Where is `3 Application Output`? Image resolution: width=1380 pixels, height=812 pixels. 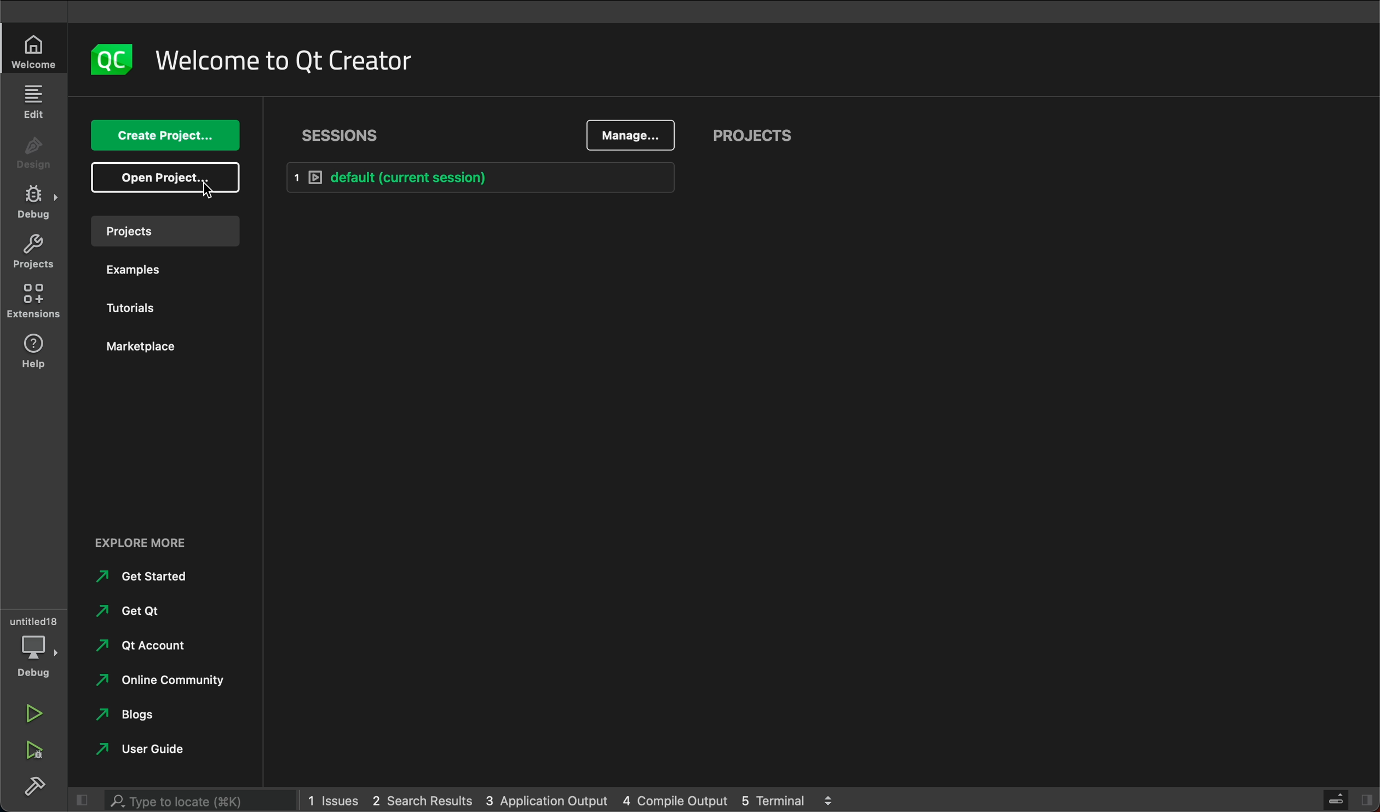 3 Application Output is located at coordinates (544, 800).